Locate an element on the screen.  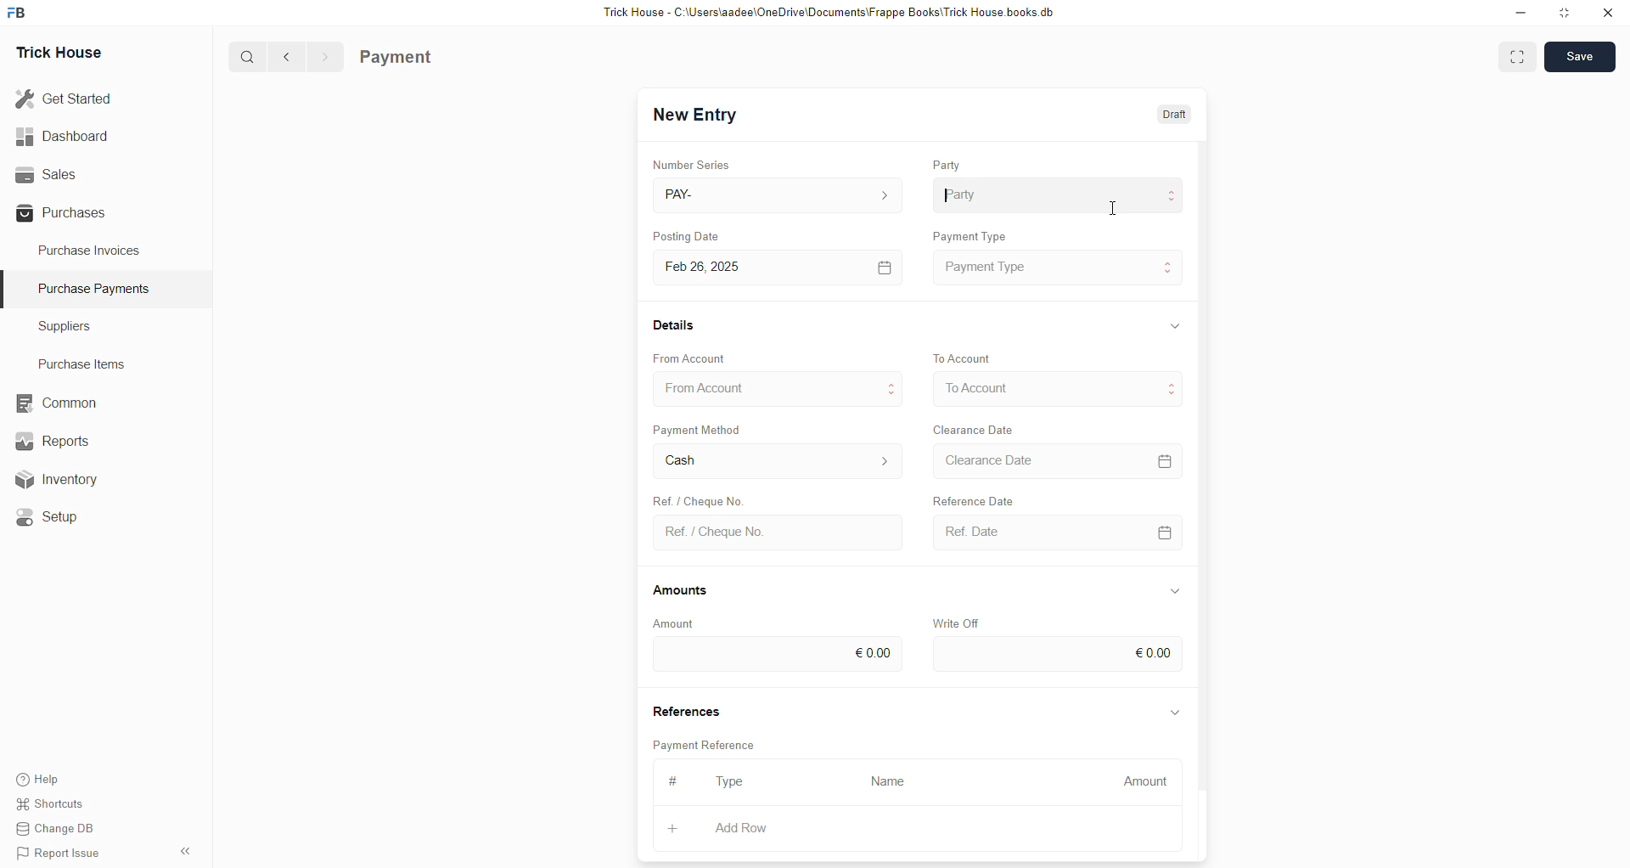
Sales is located at coordinates (48, 174).